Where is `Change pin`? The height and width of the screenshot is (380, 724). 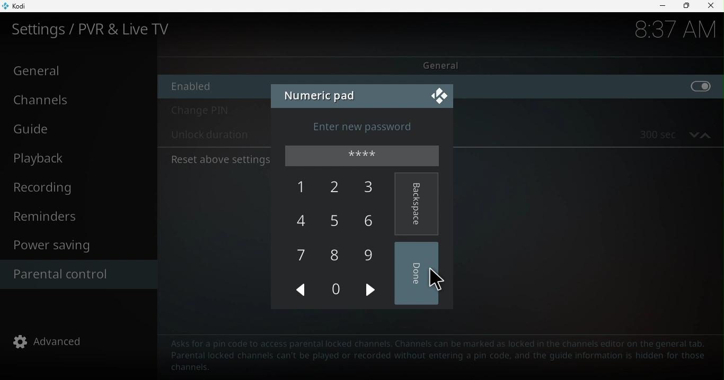 Change pin is located at coordinates (215, 112).